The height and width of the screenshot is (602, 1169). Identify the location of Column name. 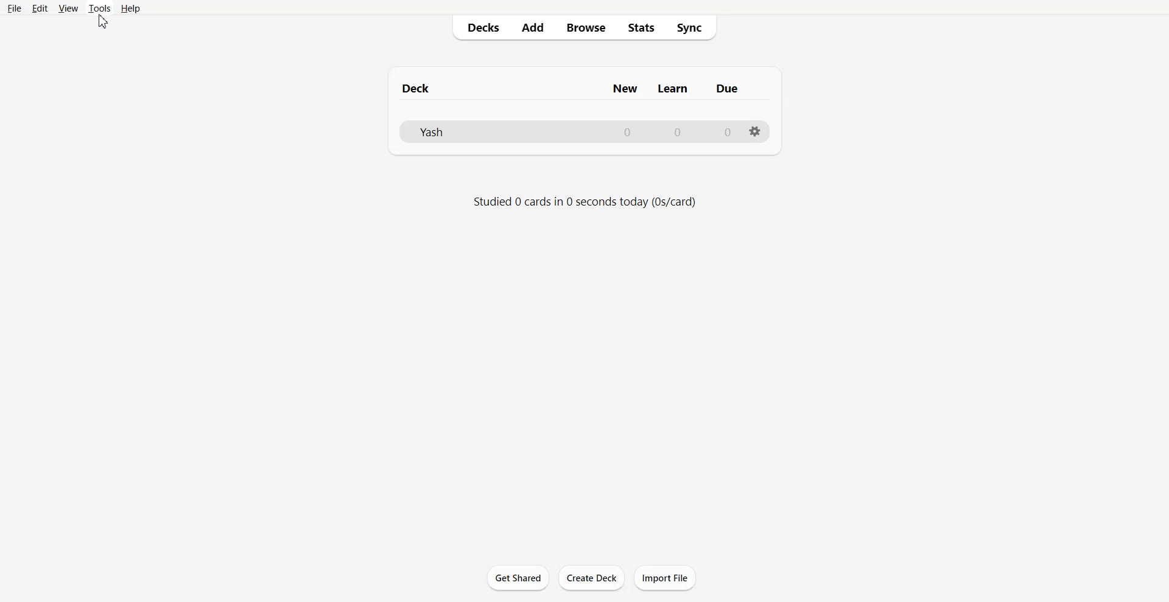
(727, 88).